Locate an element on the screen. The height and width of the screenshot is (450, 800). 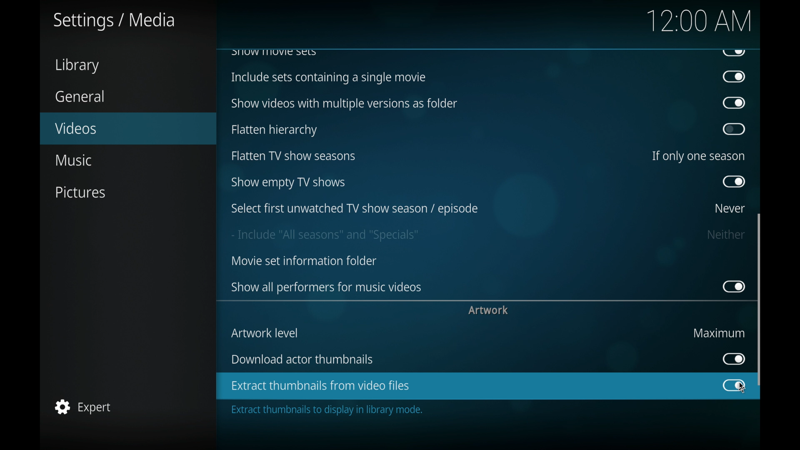
settings/media is located at coordinates (113, 21).